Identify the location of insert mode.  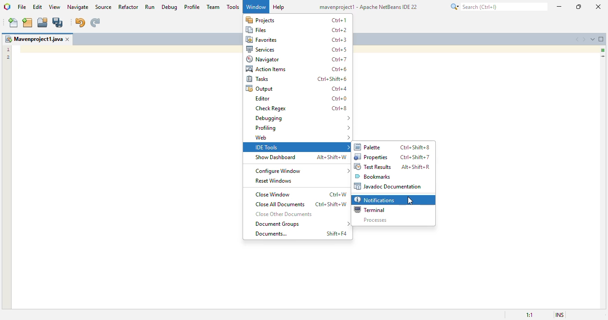
(560, 315).